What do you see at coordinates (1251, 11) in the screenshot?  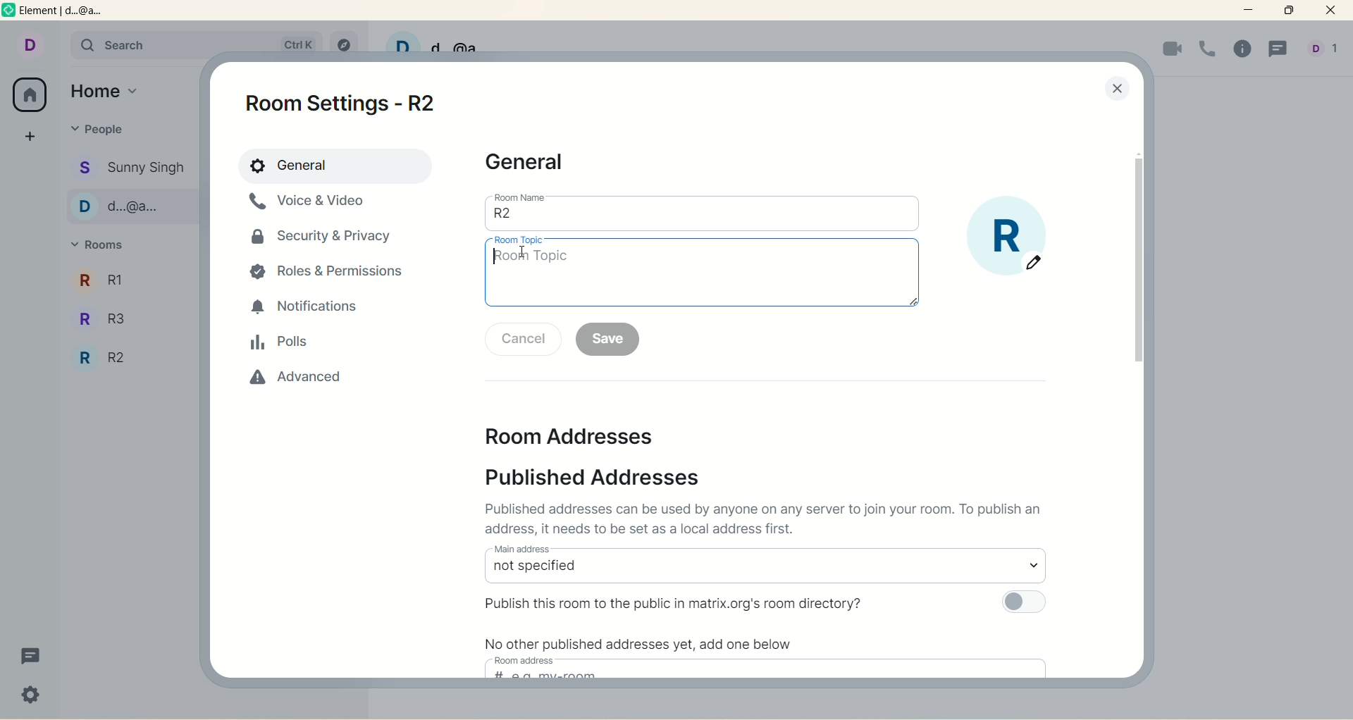 I see `minimize` at bounding box center [1251, 11].